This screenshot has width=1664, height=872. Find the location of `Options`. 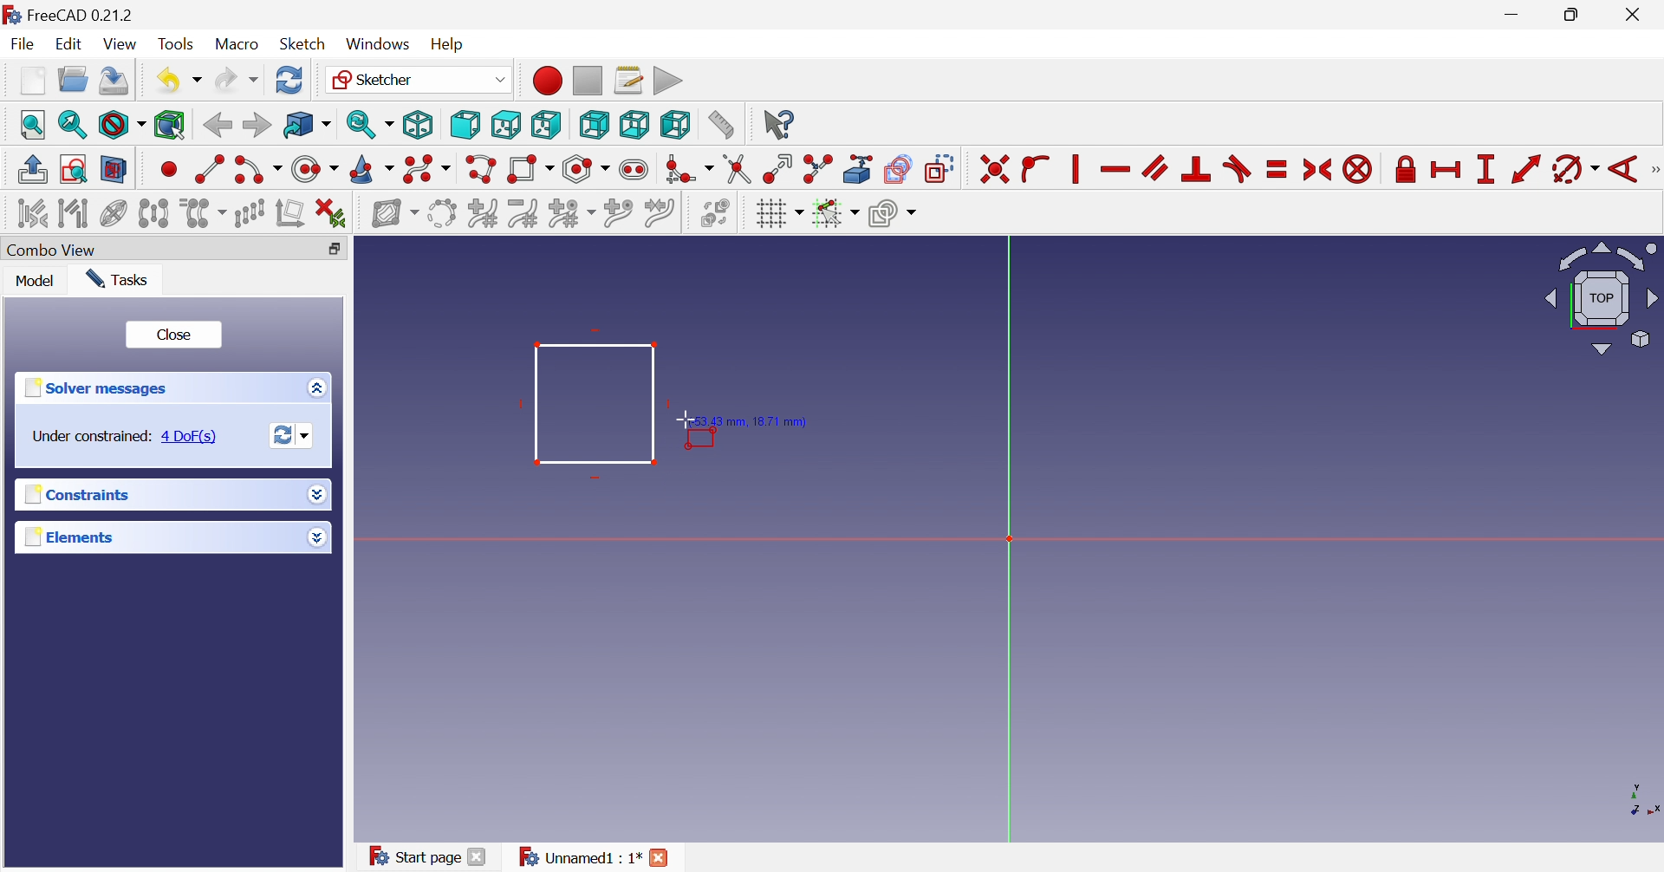

Options is located at coordinates (313, 389).